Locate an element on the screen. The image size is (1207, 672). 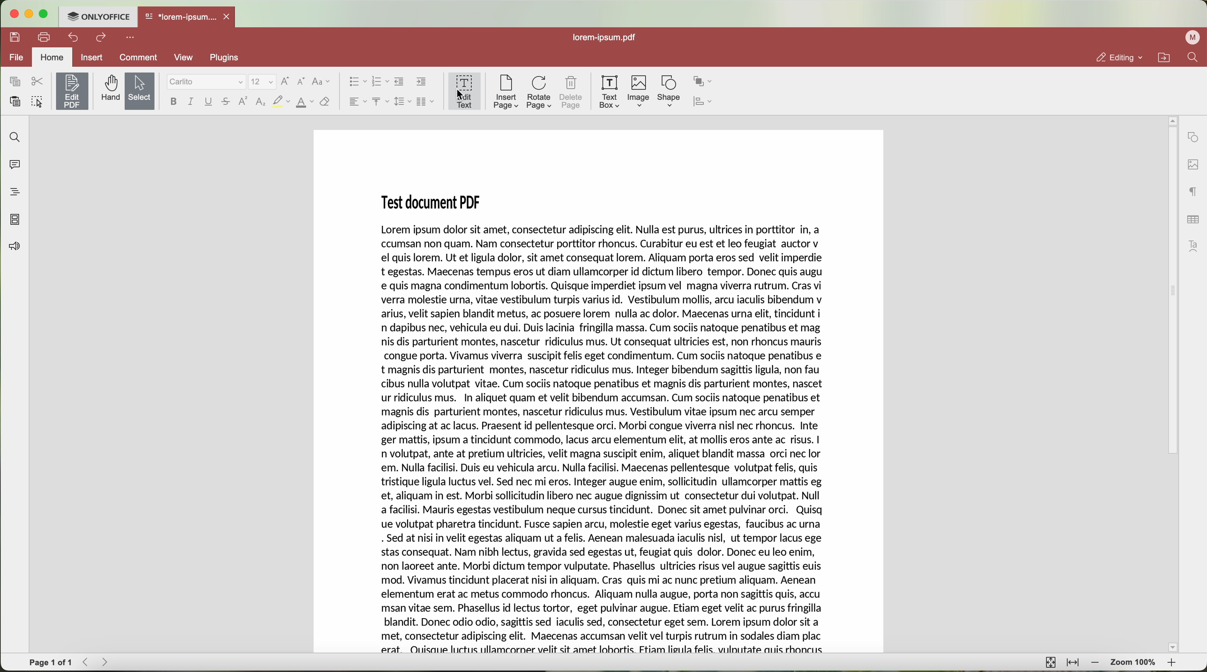
cursor is located at coordinates (460, 96).